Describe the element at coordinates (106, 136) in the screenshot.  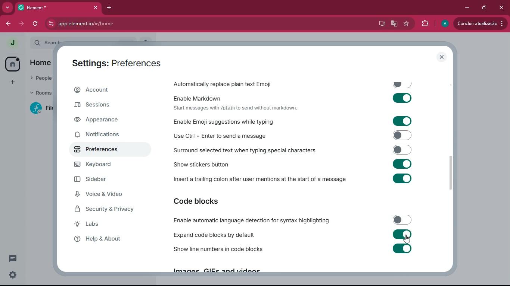
I see `notifications` at that location.